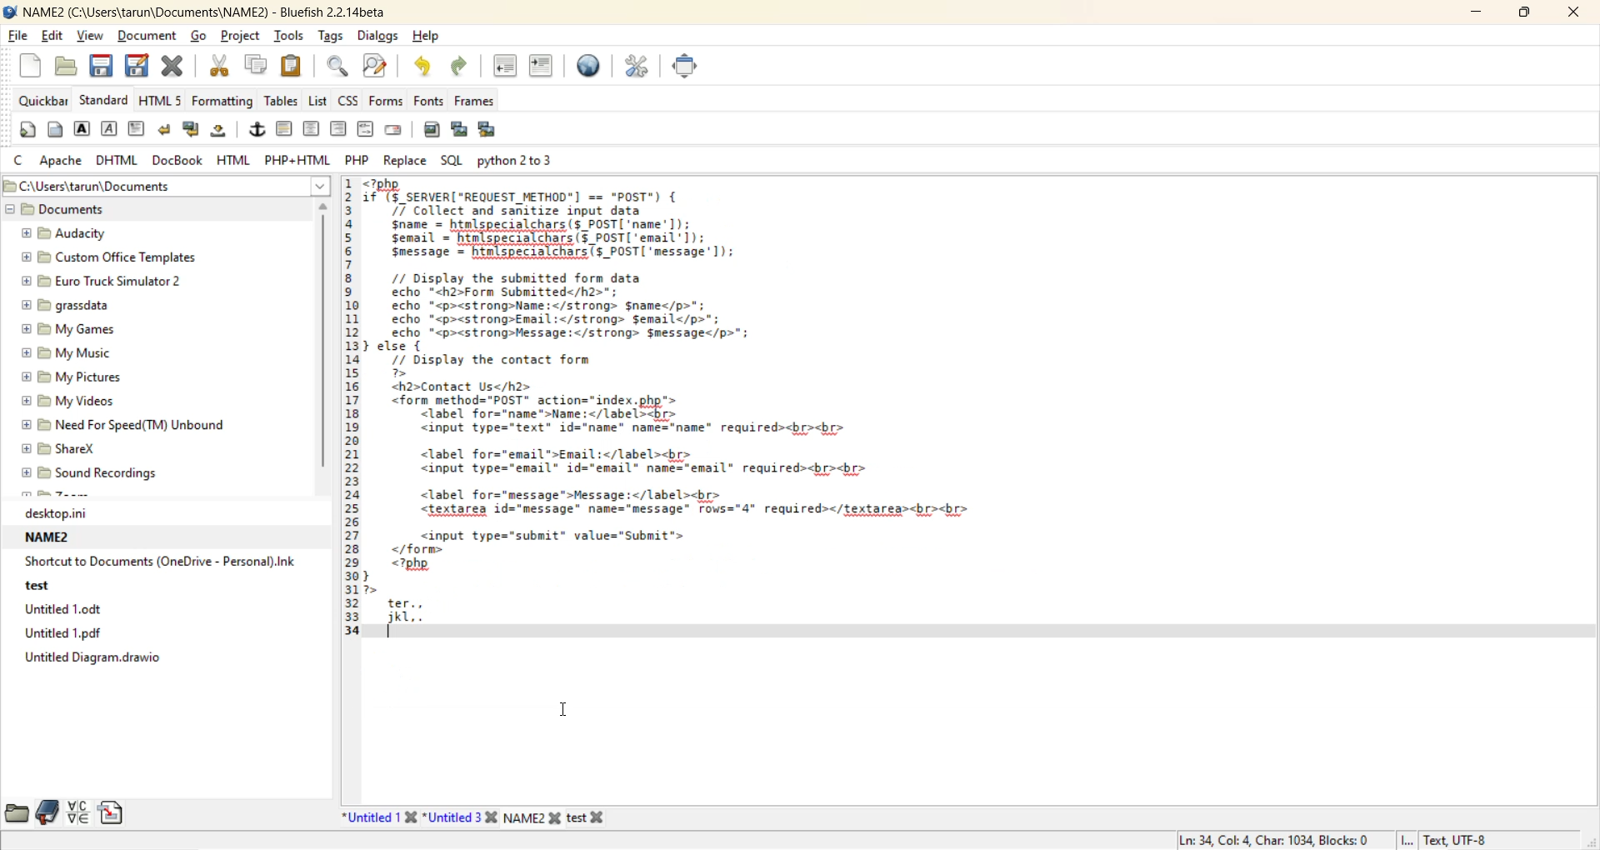 The image size is (1600, 850). Describe the element at coordinates (164, 132) in the screenshot. I see `break` at that location.